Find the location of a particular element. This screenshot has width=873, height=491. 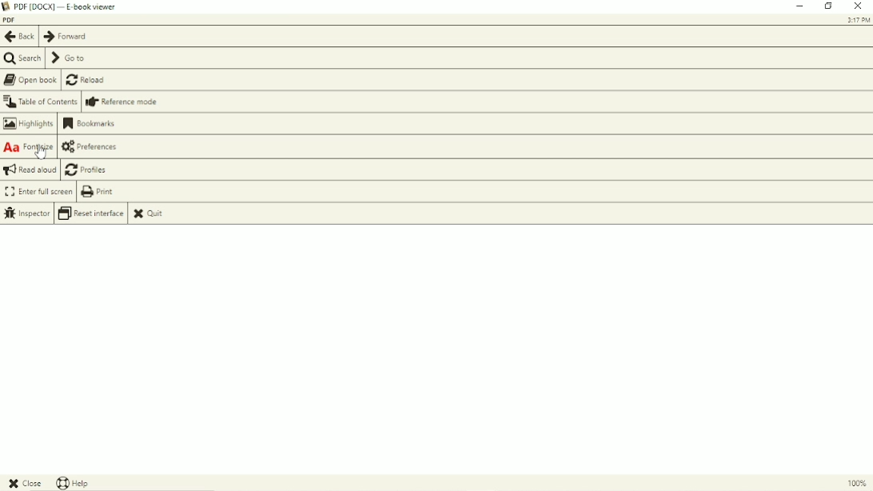

Table of Contents is located at coordinates (41, 103).